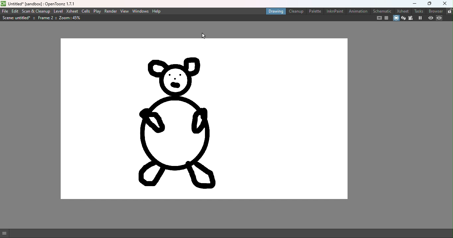 The height and width of the screenshot is (238, 453). I want to click on Safe area, so click(378, 19).